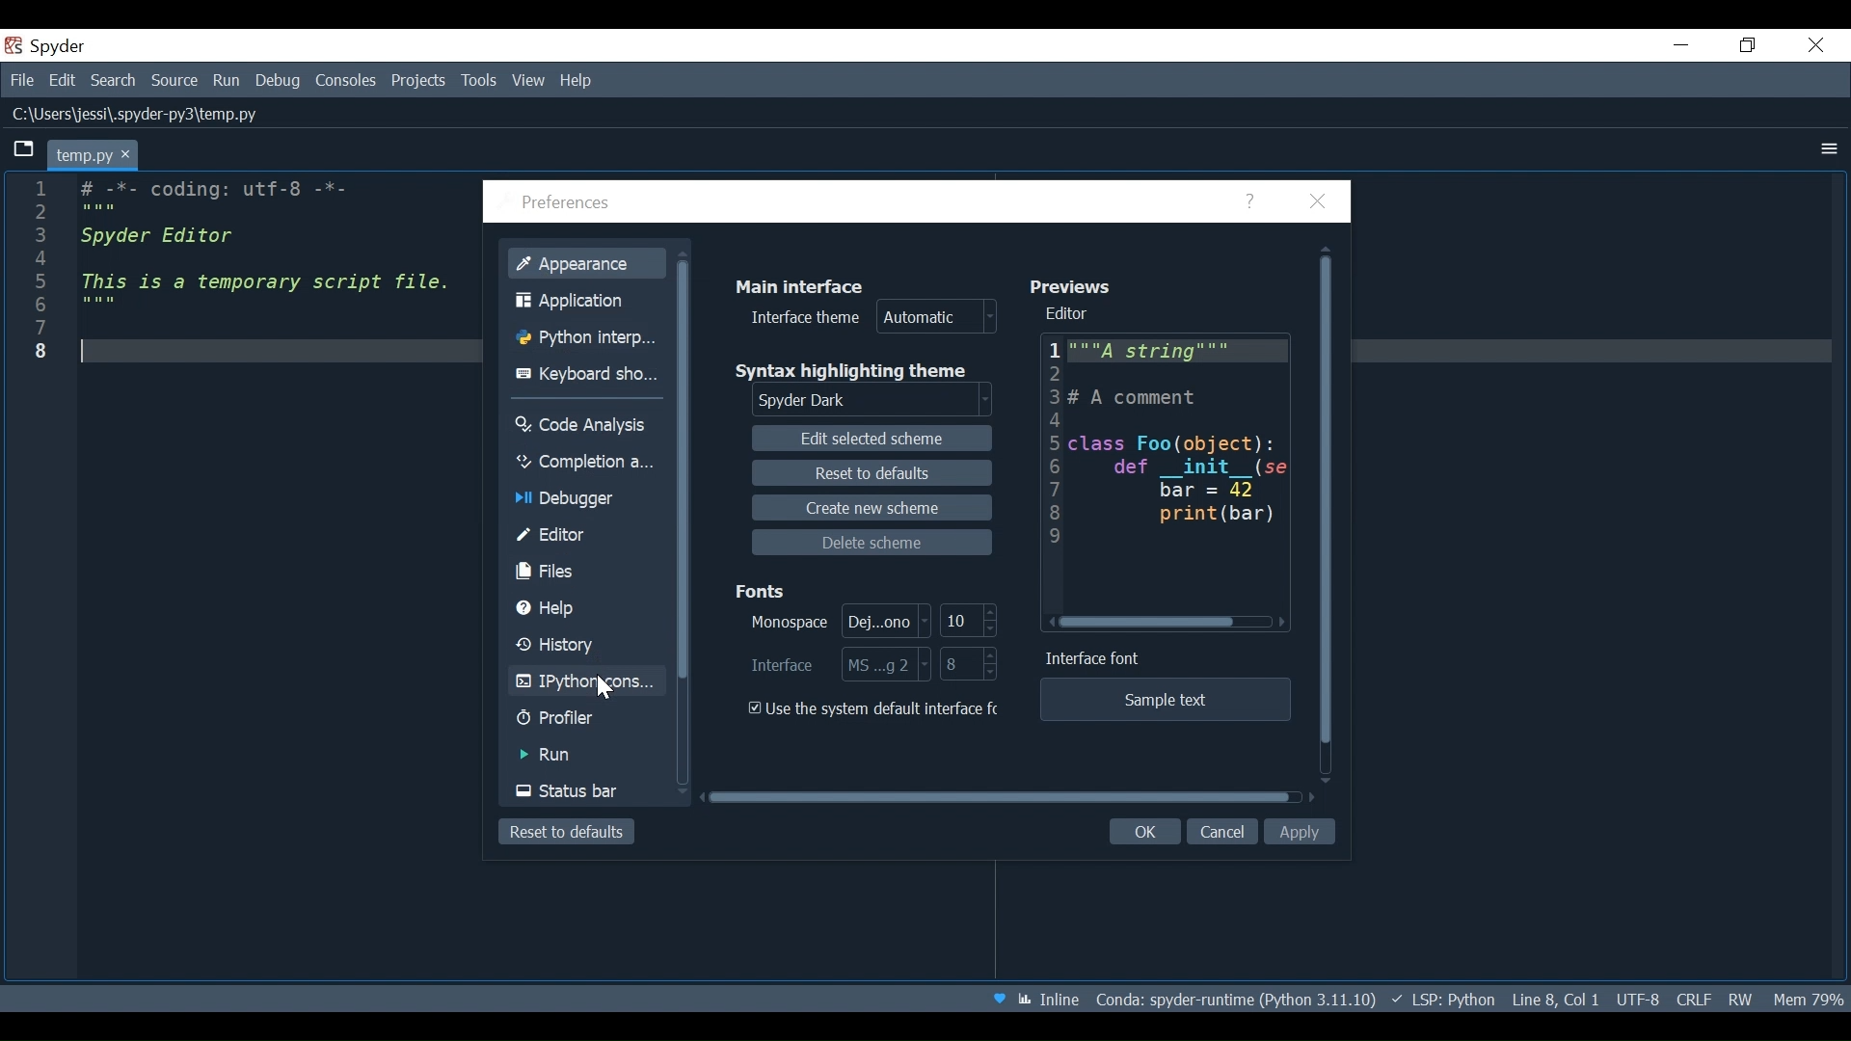 This screenshot has height=1041, width=1851. I want to click on Vertical Scroll bar, so click(682, 465).